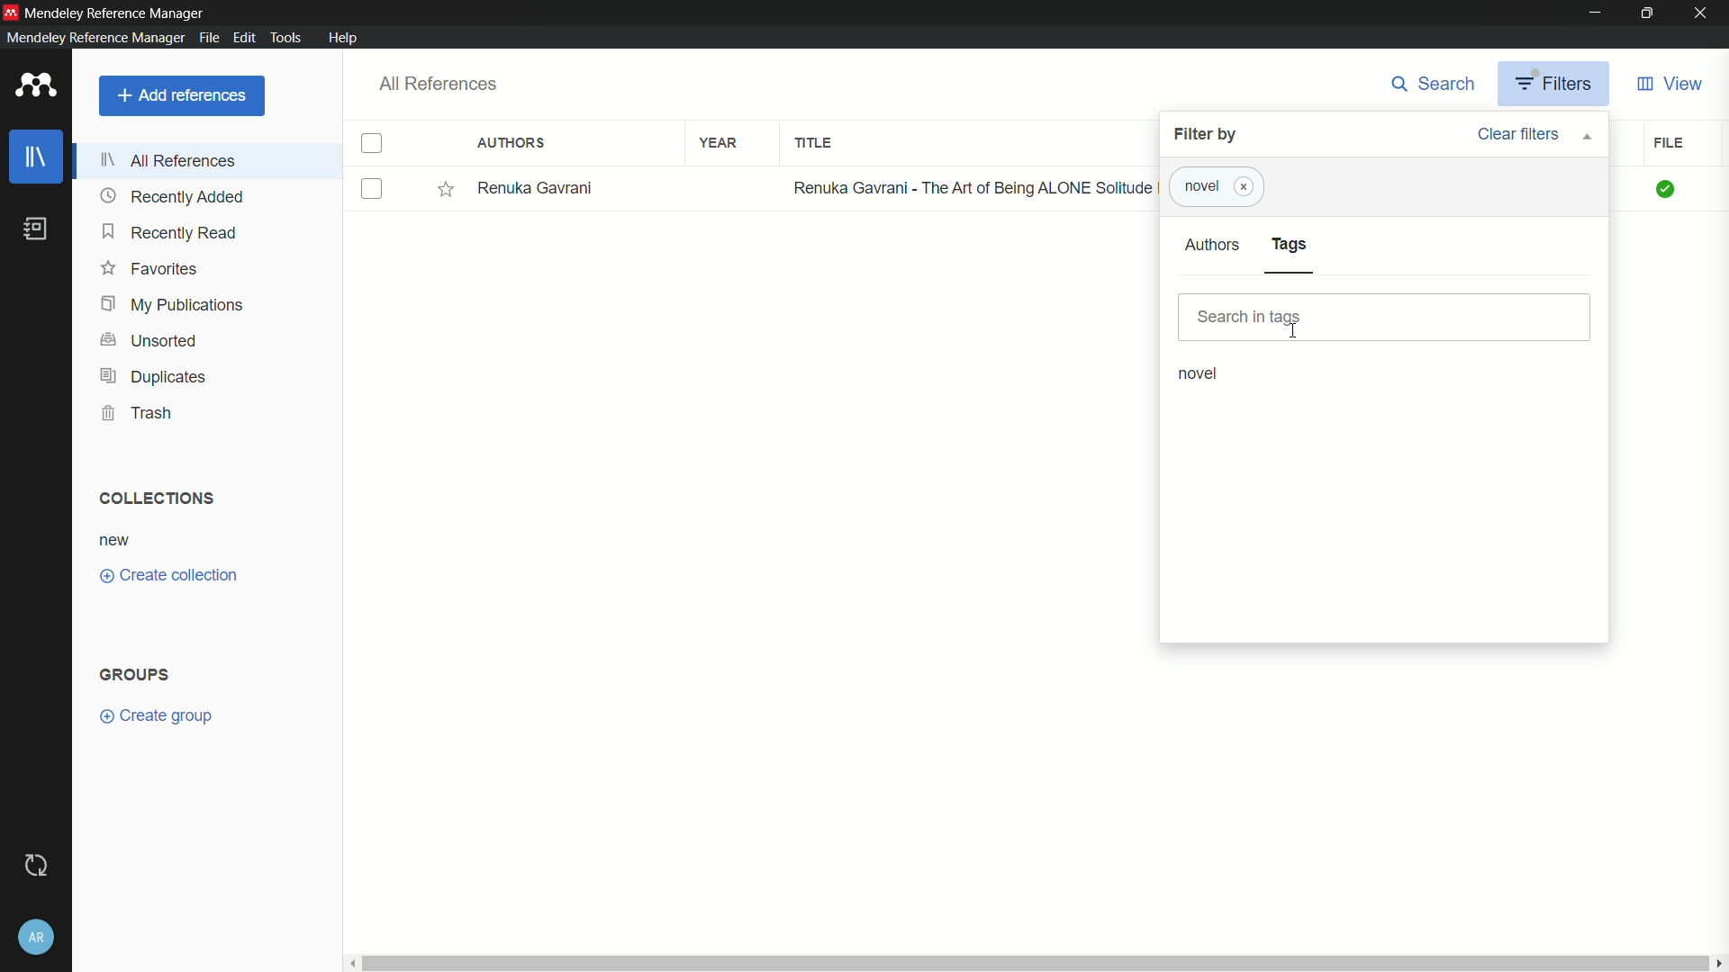 This screenshot has height=972, width=1729. What do you see at coordinates (1293, 329) in the screenshot?
I see `Text cursor` at bounding box center [1293, 329].